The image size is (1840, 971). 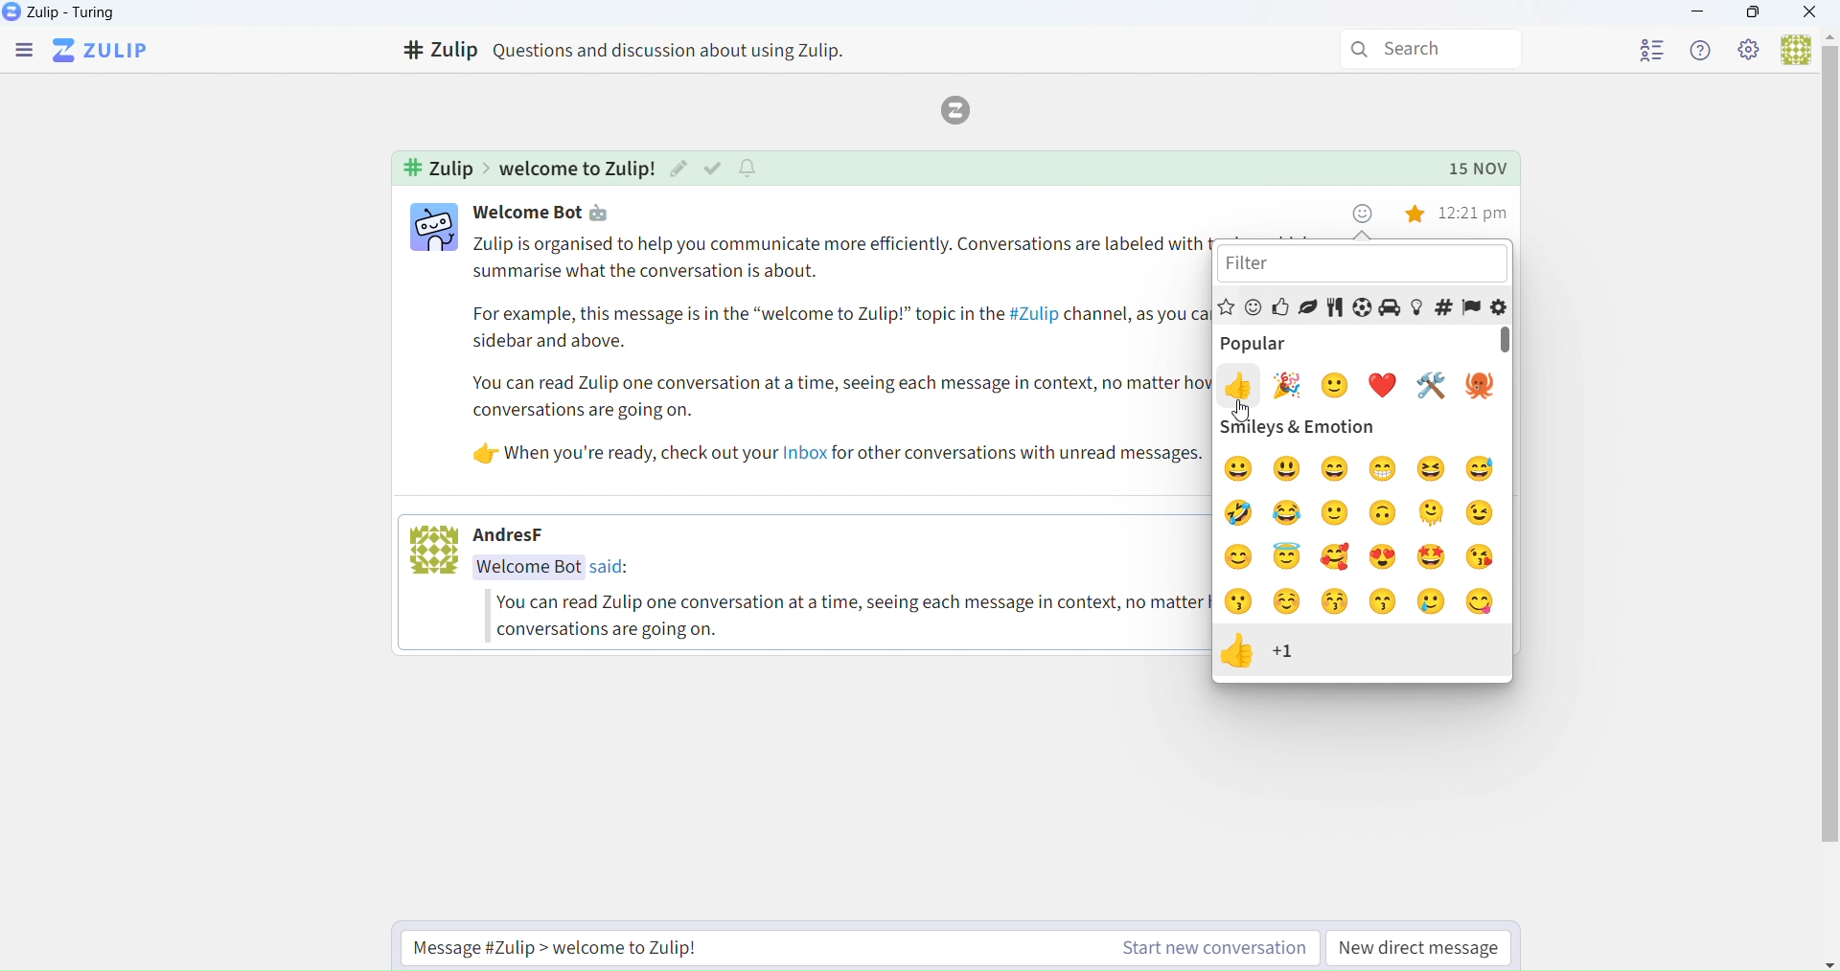 What do you see at coordinates (21, 49) in the screenshot?
I see `Menu Bar` at bounding box center [21, 49].